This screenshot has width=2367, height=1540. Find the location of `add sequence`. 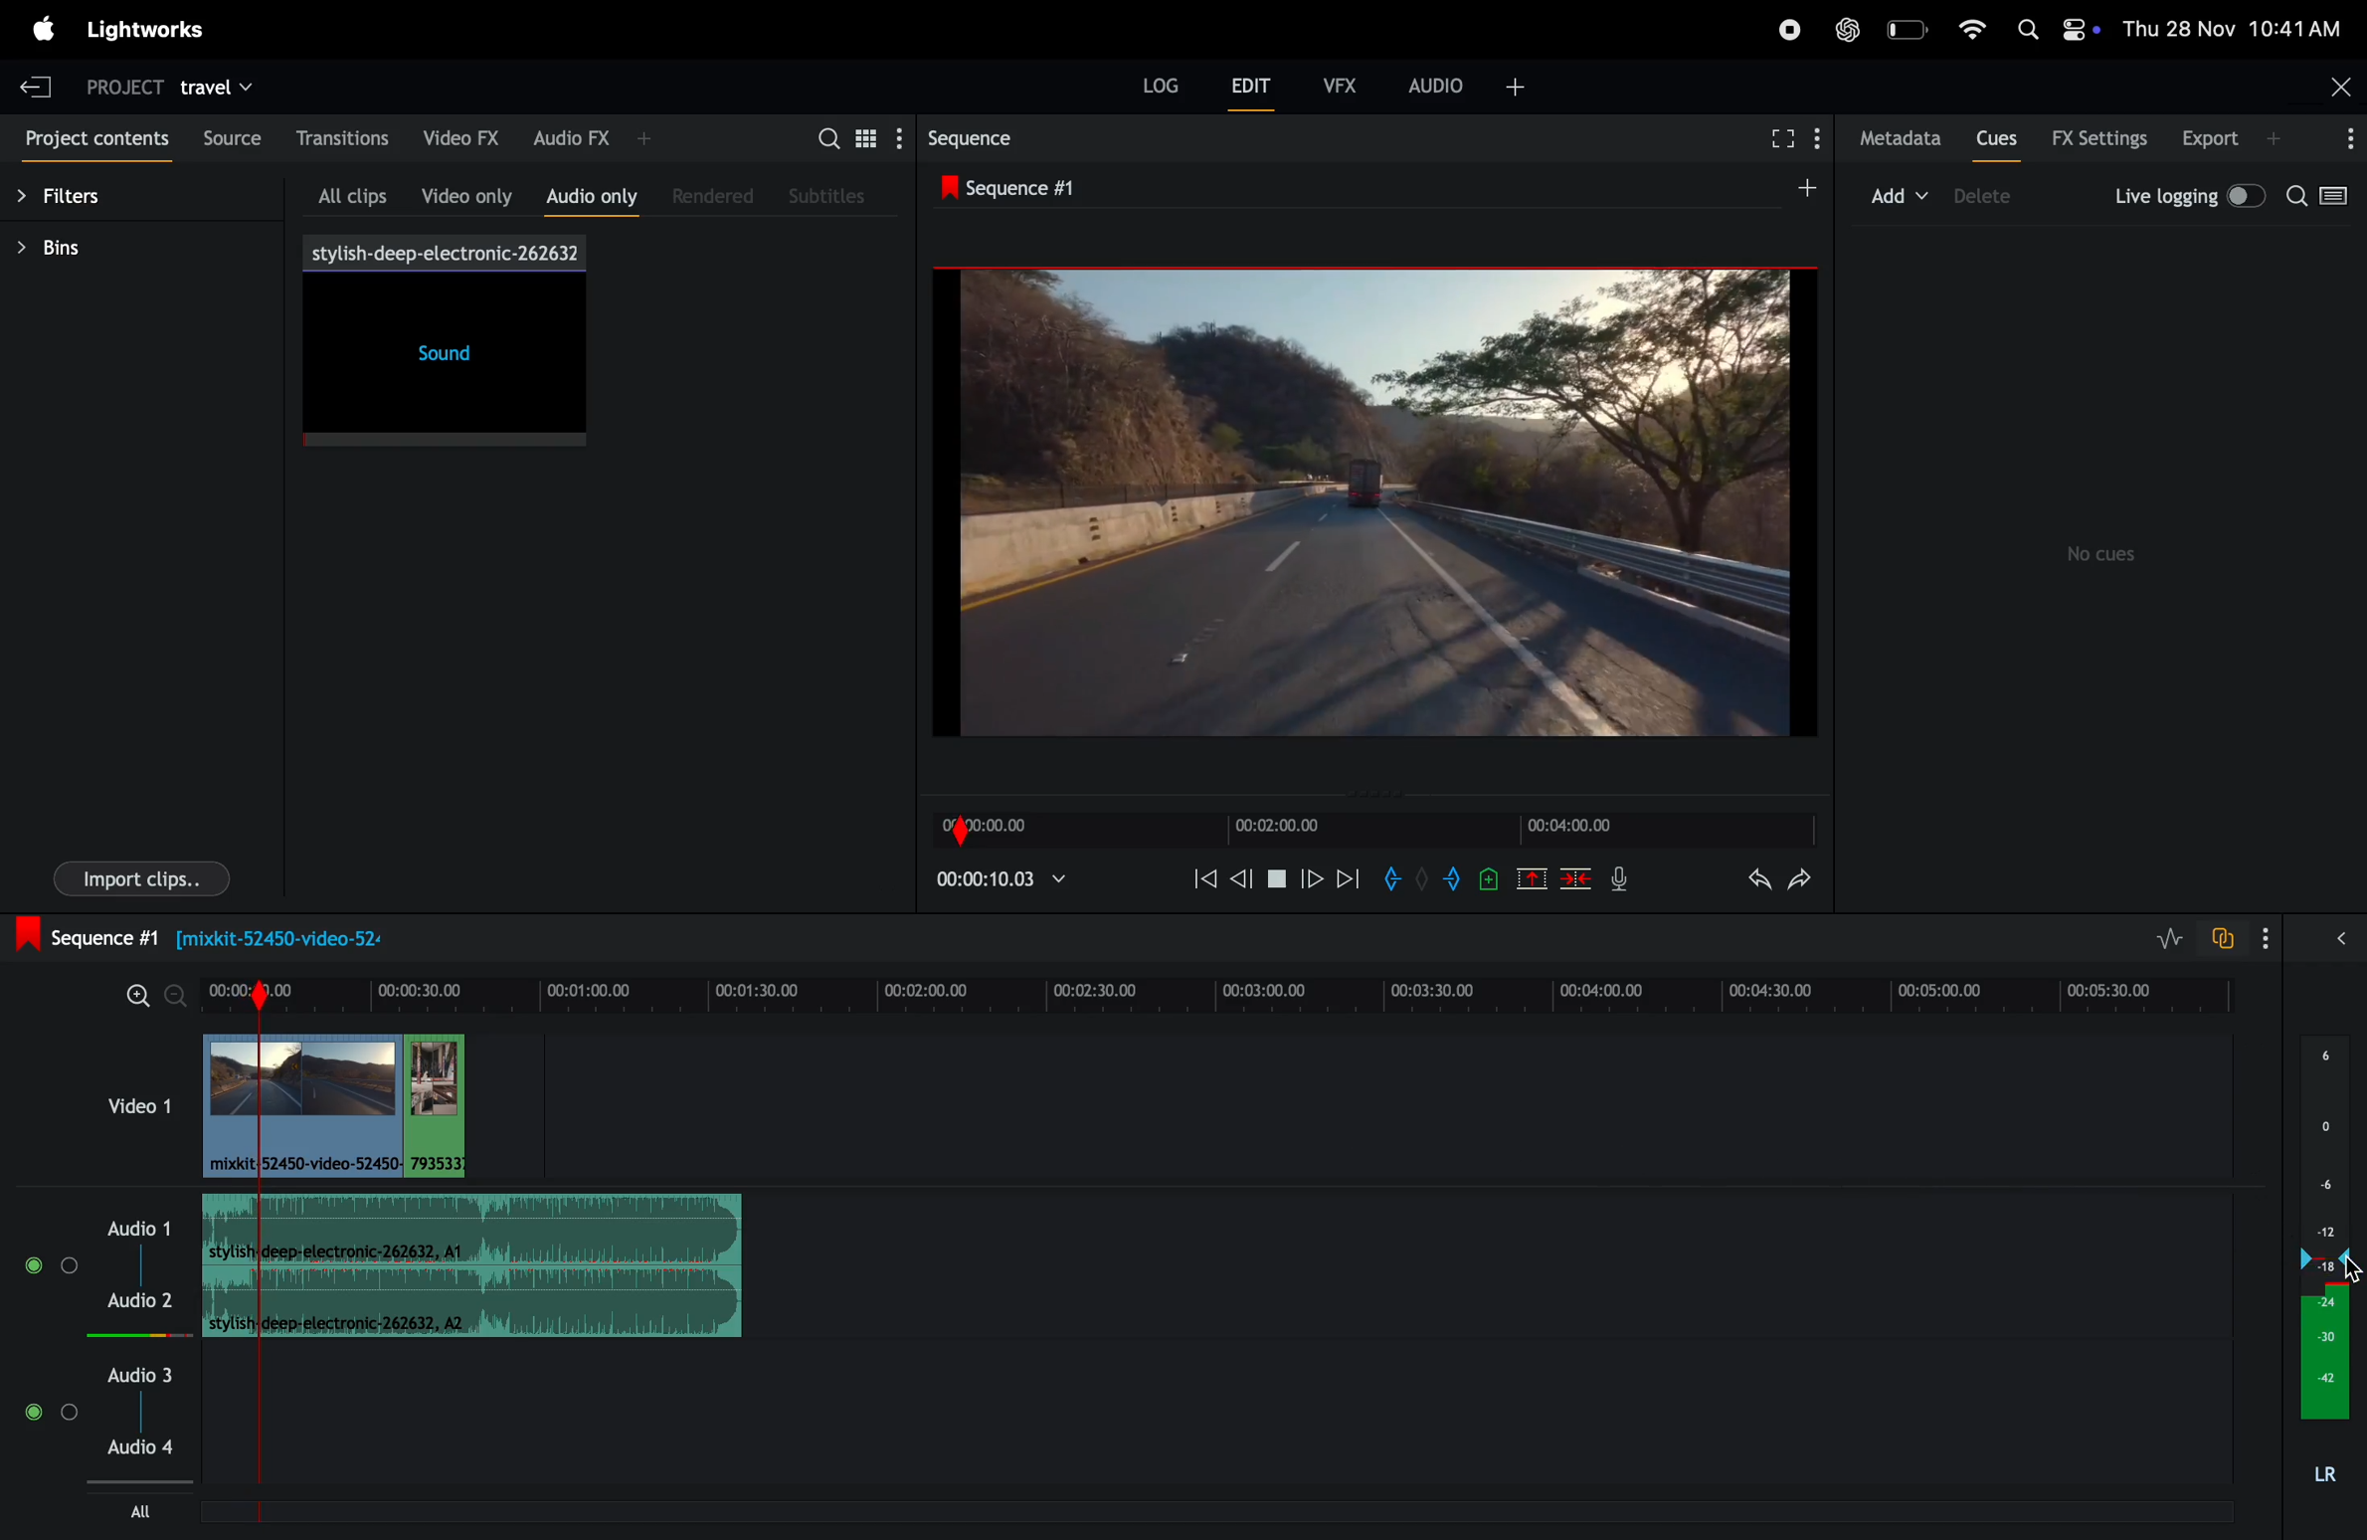

add sequence is located at coordinates (1807, 188).